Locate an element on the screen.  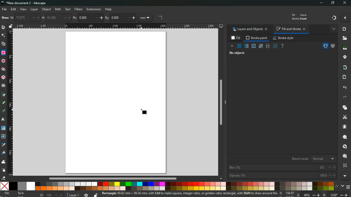
drop is located at coordinates (3, 145).